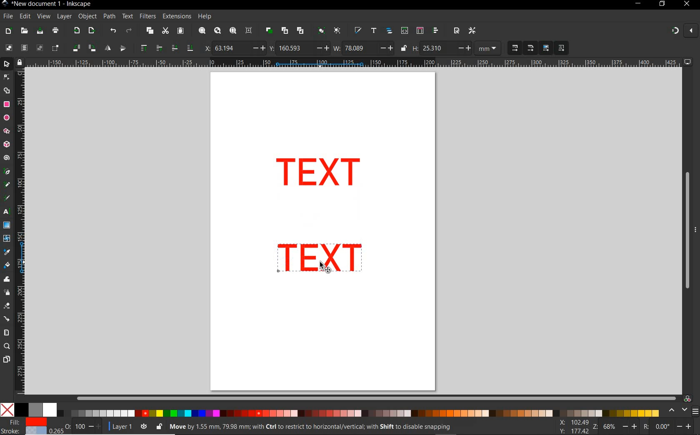  What do you see at coordinates (7, 225) in the screenshot?
I see `gradient tool` at bounding box center [7, 225].